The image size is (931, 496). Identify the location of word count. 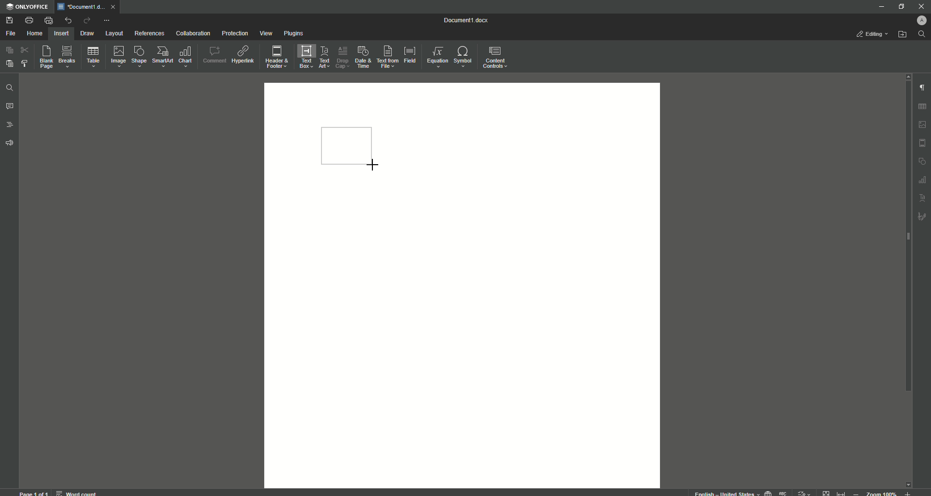
(76, 492).